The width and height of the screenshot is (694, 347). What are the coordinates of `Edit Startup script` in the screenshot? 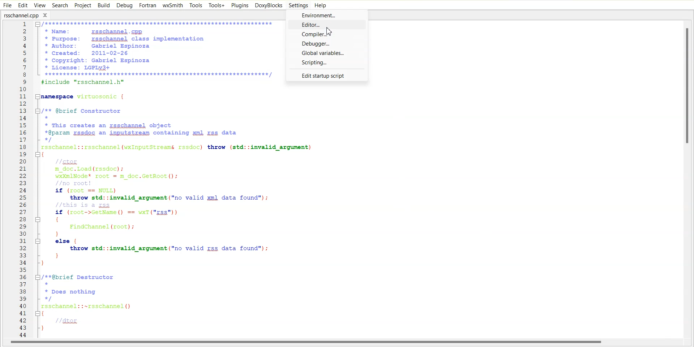 It's located at (326, 75).